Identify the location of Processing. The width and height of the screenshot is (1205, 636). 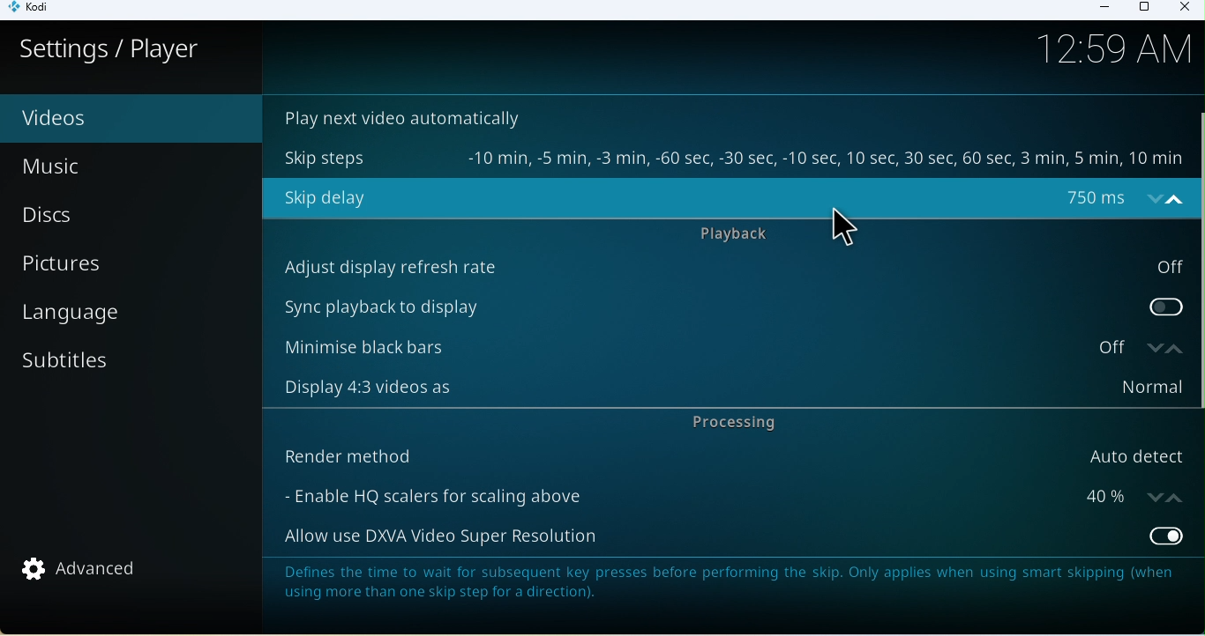
(745, 425).